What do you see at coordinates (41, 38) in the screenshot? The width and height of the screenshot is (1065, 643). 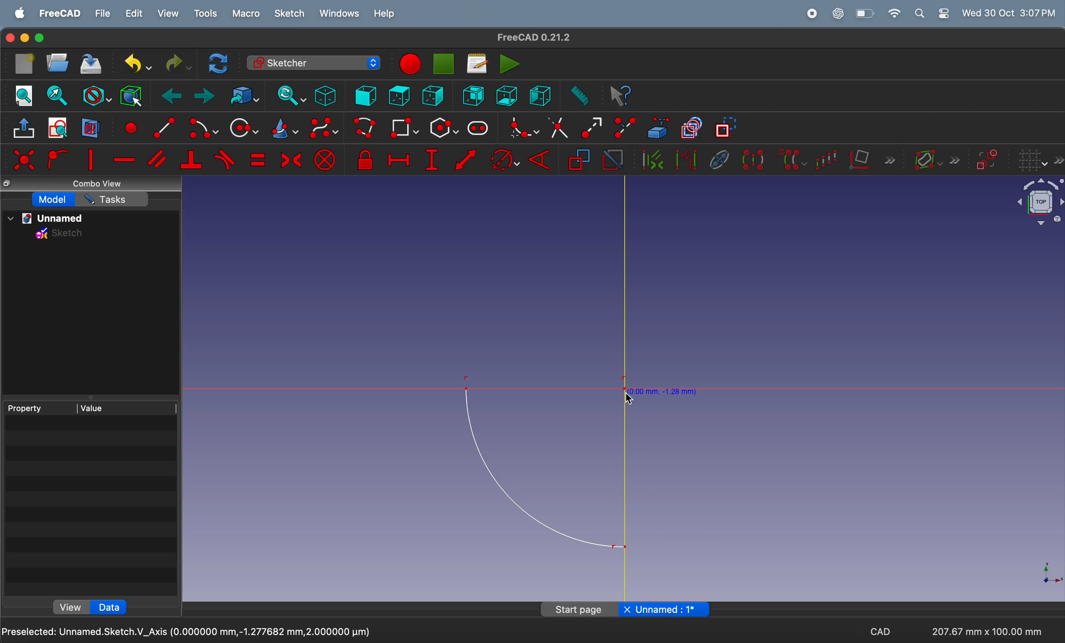 I see `Enter full screen` at bounding box center [41, 38].